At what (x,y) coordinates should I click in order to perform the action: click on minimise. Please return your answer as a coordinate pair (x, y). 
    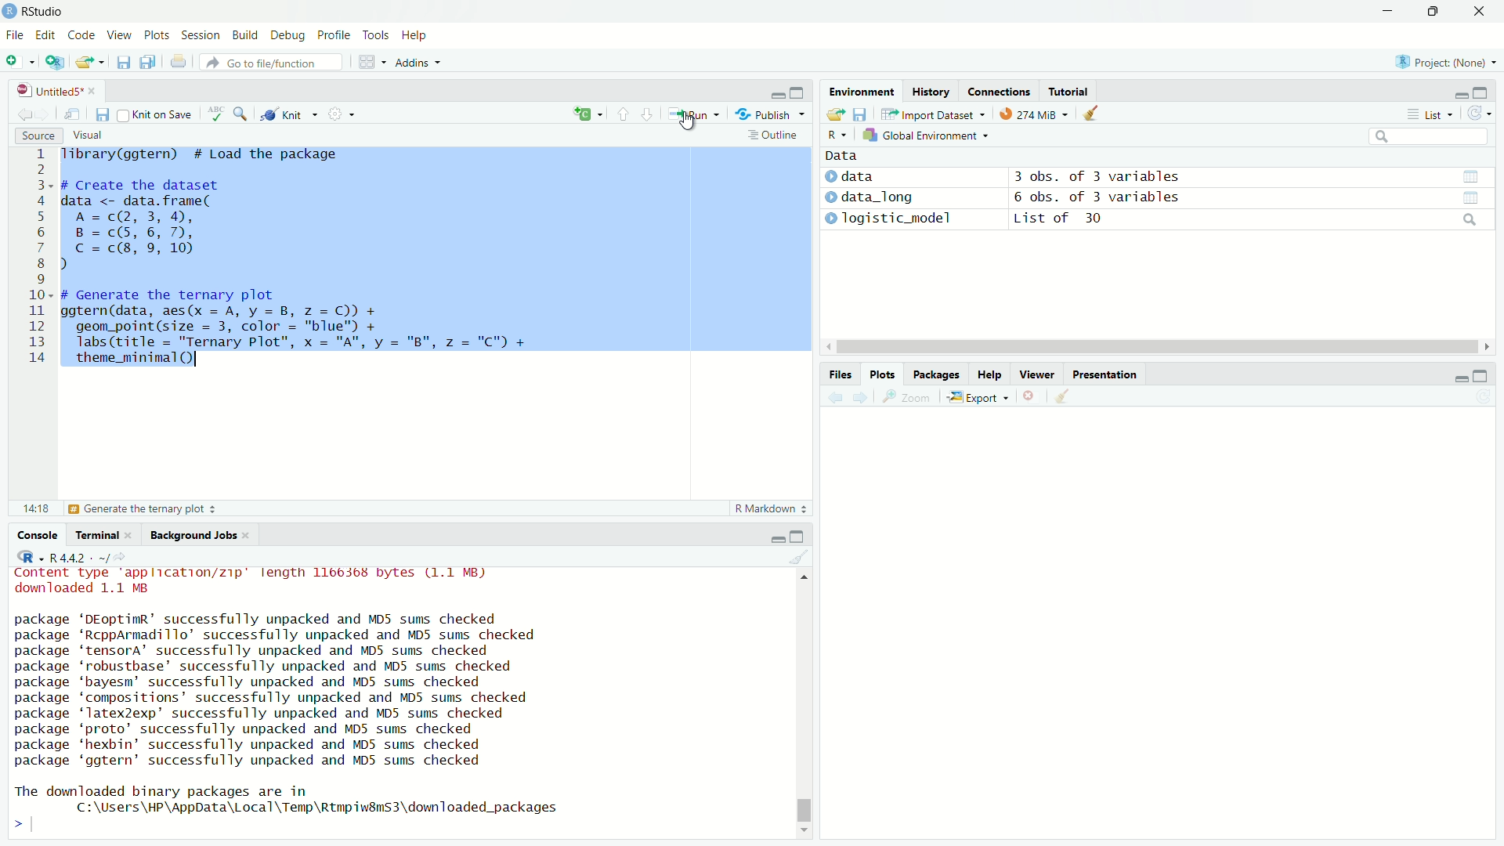
    Looking at the image, I should click on (776, 92).